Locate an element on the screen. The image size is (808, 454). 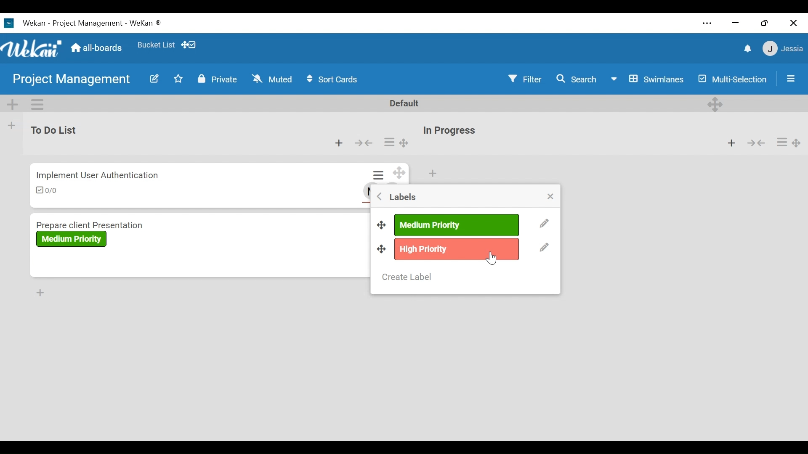
Member is located at coordinates (365, 191).